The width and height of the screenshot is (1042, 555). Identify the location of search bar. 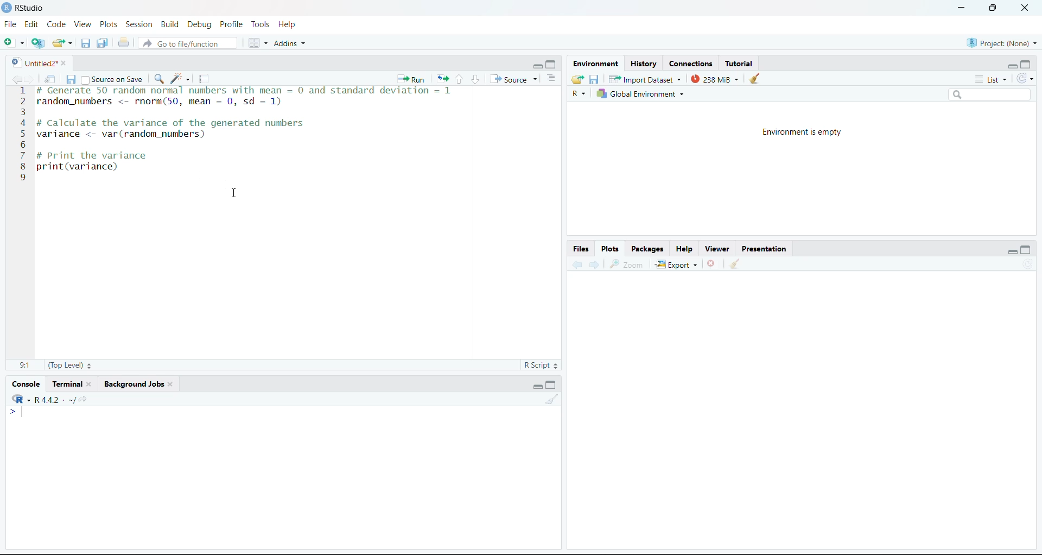
(989, 94).